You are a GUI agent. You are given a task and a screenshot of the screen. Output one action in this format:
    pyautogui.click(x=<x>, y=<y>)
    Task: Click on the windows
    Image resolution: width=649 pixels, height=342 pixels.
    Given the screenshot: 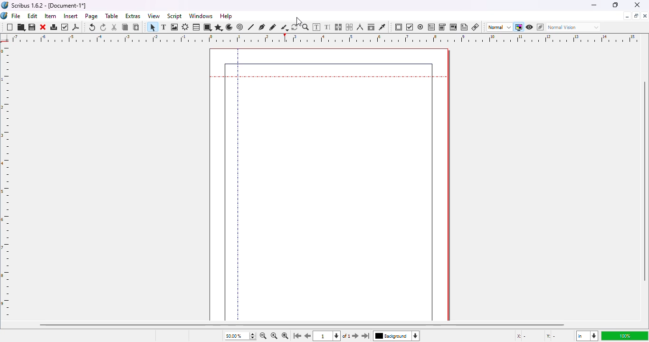 What is the action you would take?
    pyautogui.click(x=201, y=16)
    